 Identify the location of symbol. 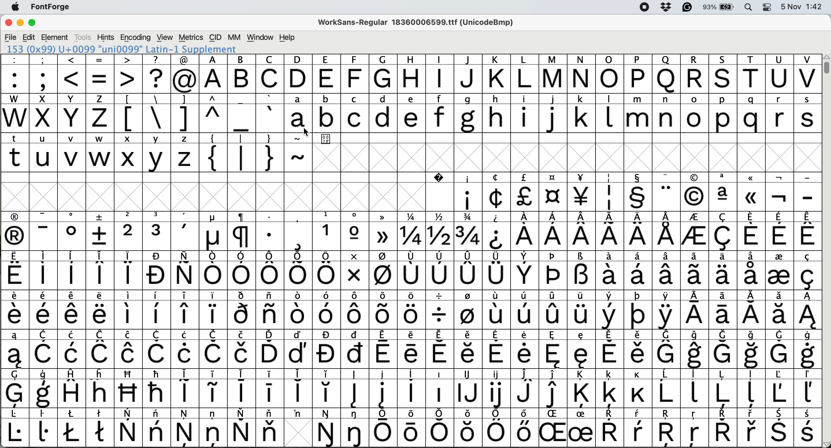
(667, 349).